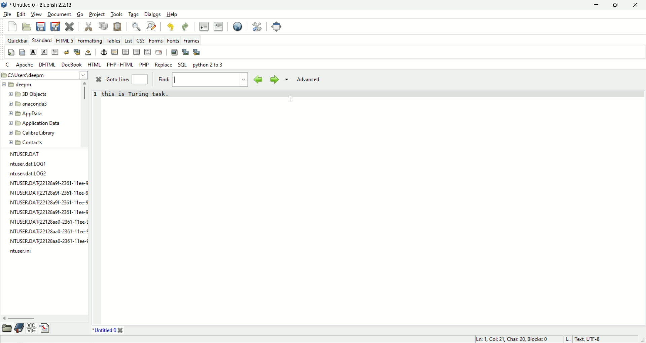 This screenshot has width=646, height=343. I want to click on close, so click(638, 5).